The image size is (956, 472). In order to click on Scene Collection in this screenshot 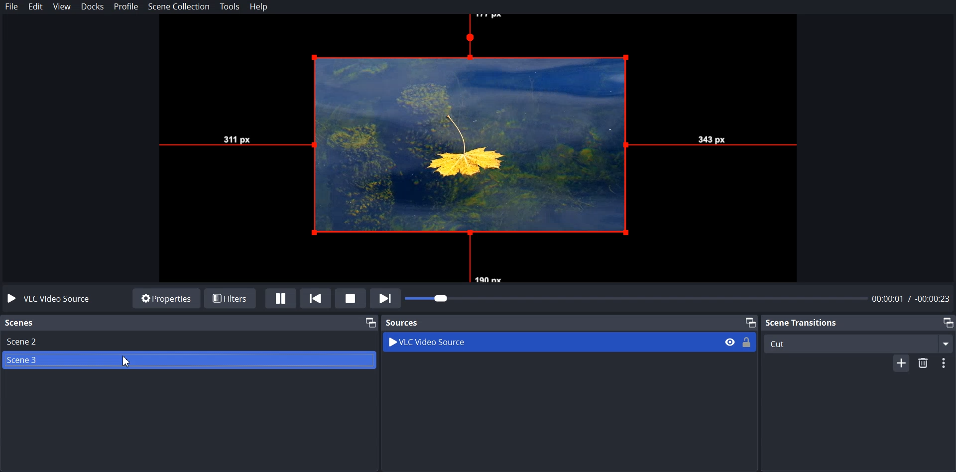, I will do `click(180, 6)`.